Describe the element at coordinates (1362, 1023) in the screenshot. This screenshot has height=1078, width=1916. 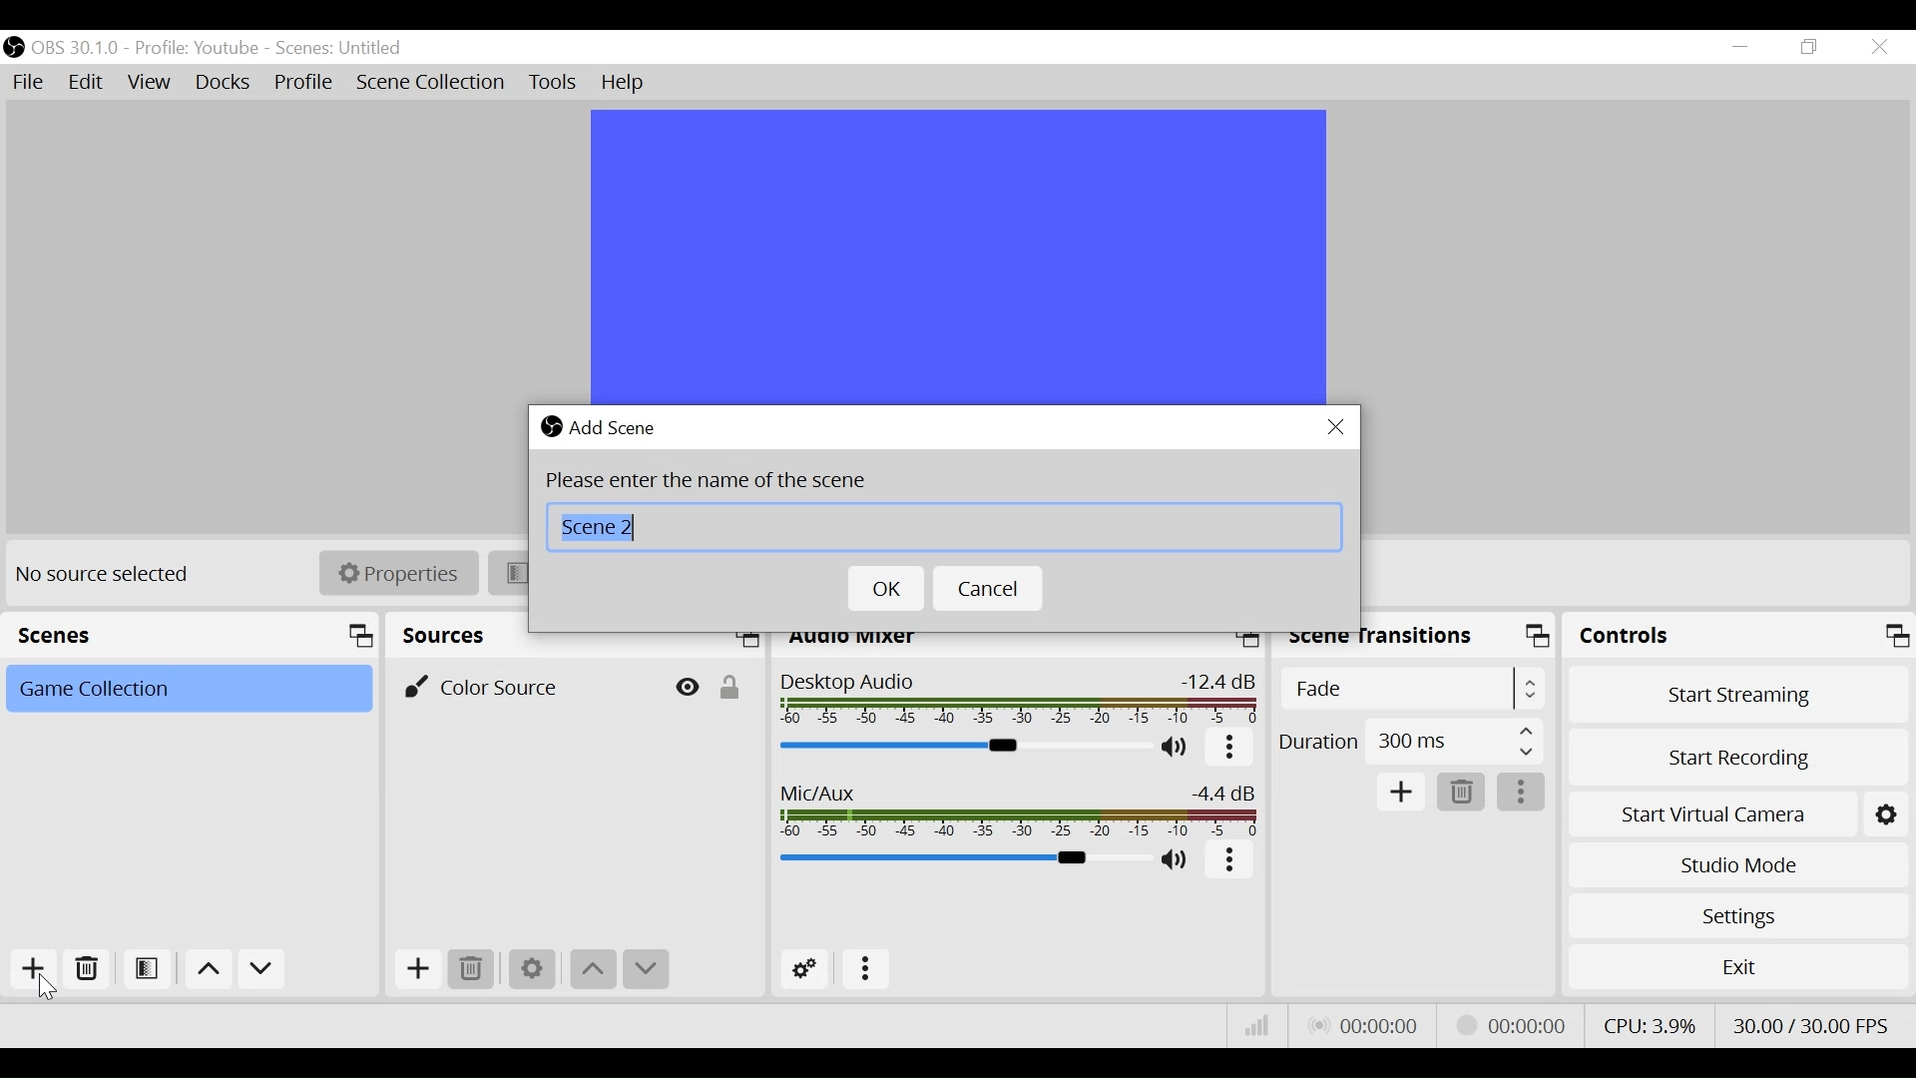
I see `Live Status` at that location.